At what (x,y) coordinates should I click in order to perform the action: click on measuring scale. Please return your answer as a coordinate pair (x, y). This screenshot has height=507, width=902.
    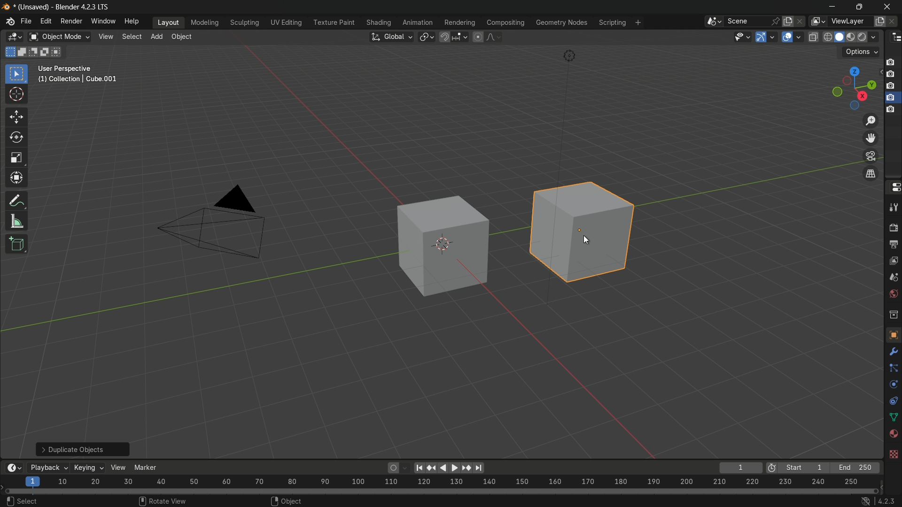
    Looking at the image, I should click on (438, 483).